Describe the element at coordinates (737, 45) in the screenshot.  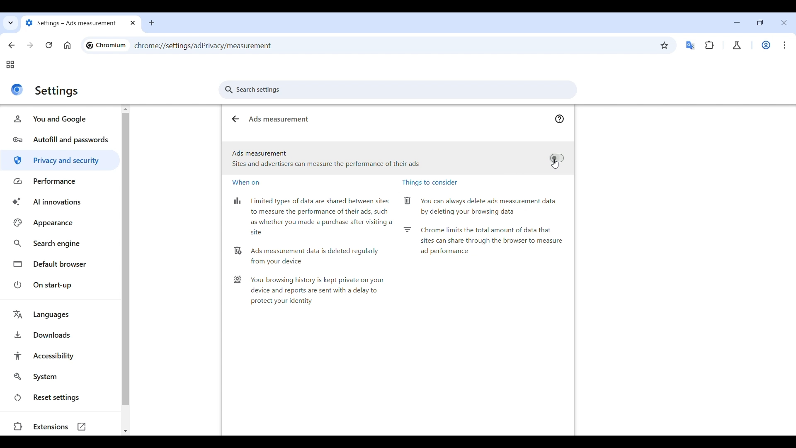
I see `Chrome labs` at that location.